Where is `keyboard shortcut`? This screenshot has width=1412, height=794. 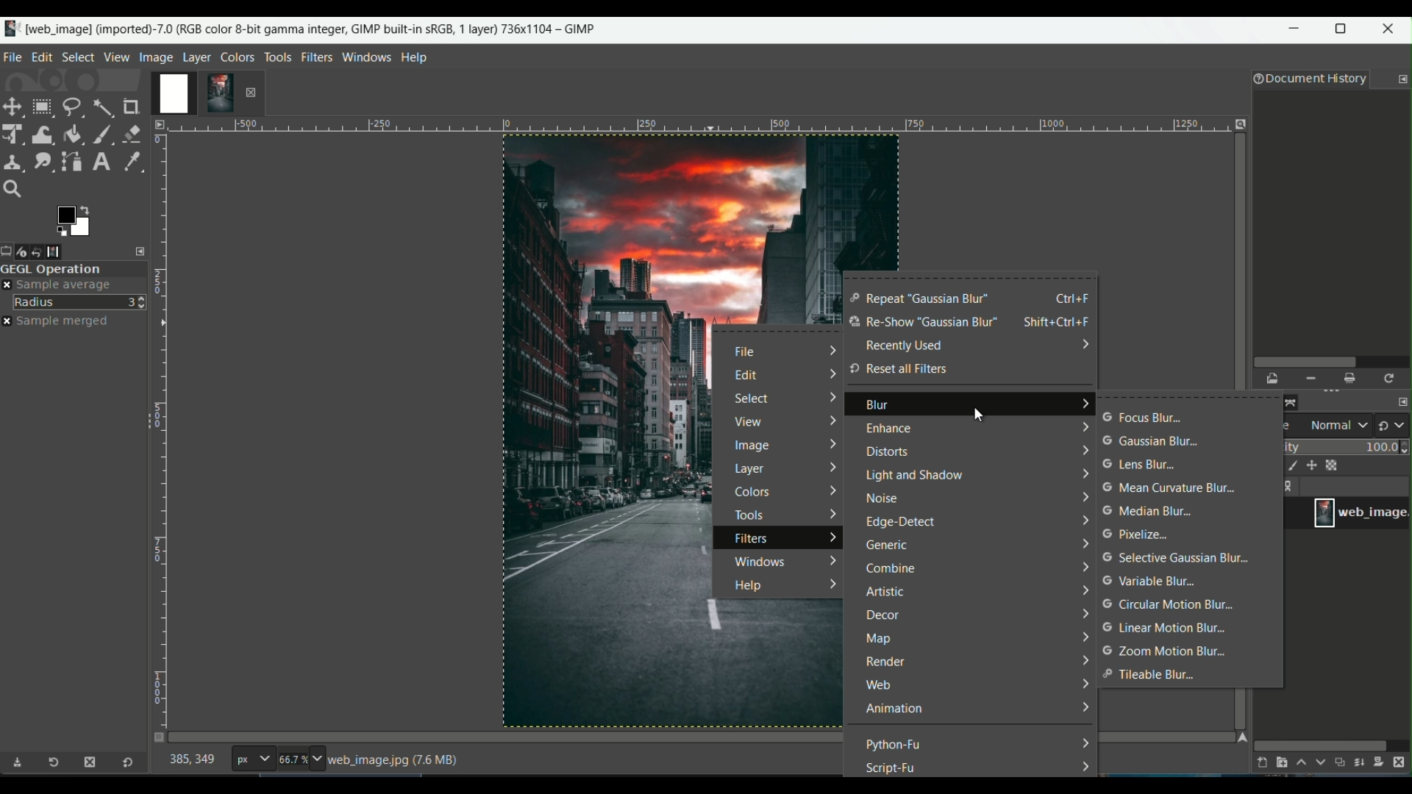
keyboard shortcut is located at coordinates (1074, 298).